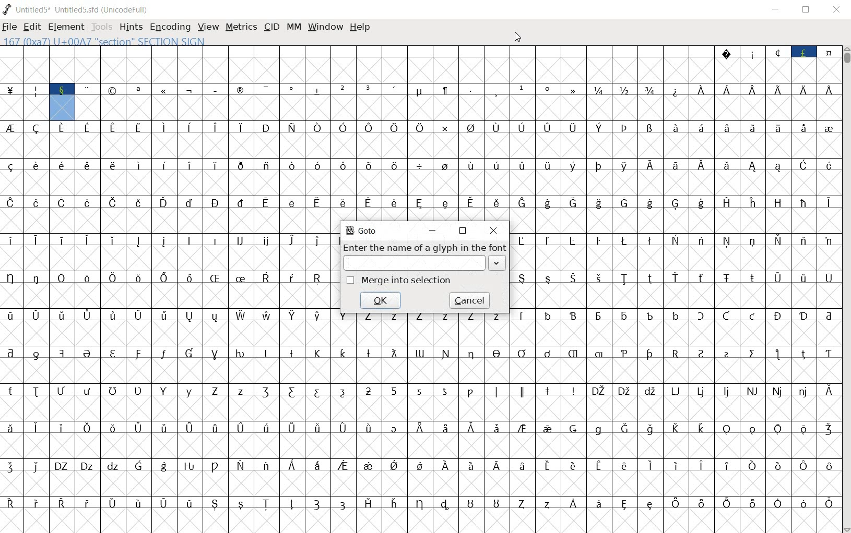 The height and width of the screenshot is (533, 851). Describe the element at coordinates (64, 25) in the screenshot. I see `element` at that location.